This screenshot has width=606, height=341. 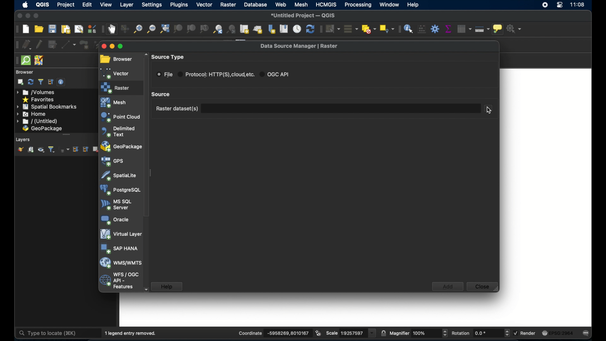 What do you see at coordinates (121, 234) in the screenshot?
I see `virtual layer` at bounding box center [121, 234].